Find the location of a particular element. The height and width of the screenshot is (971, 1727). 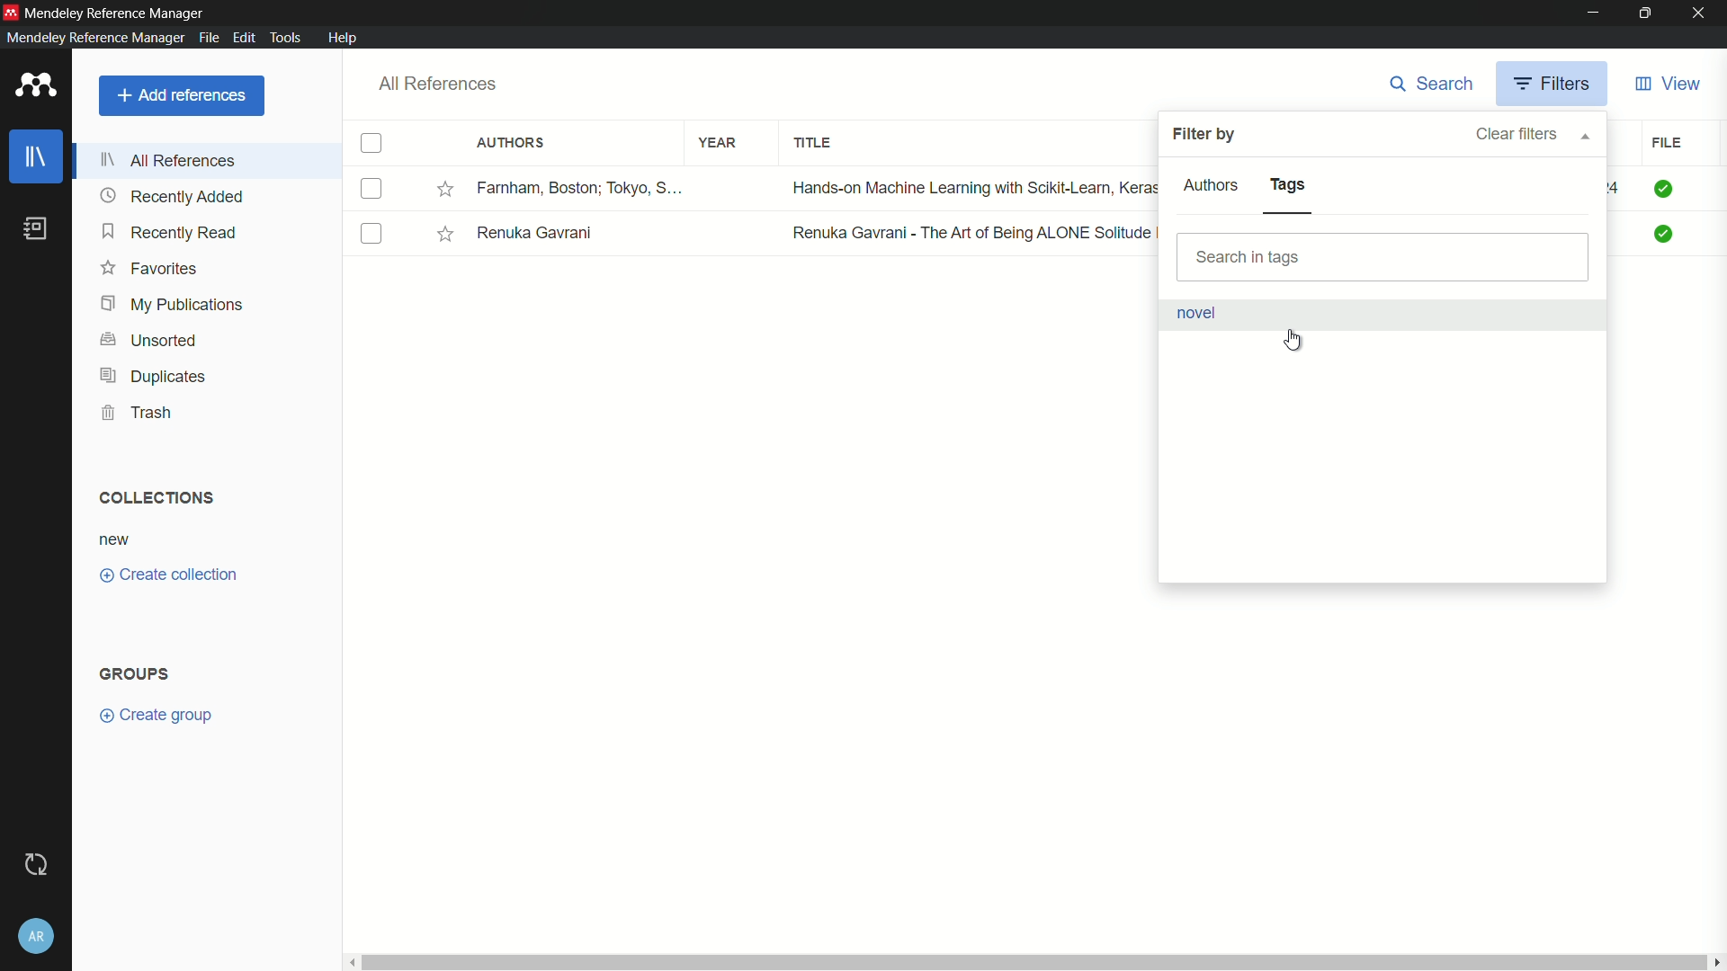

trash is located at coordinates (136, 412).